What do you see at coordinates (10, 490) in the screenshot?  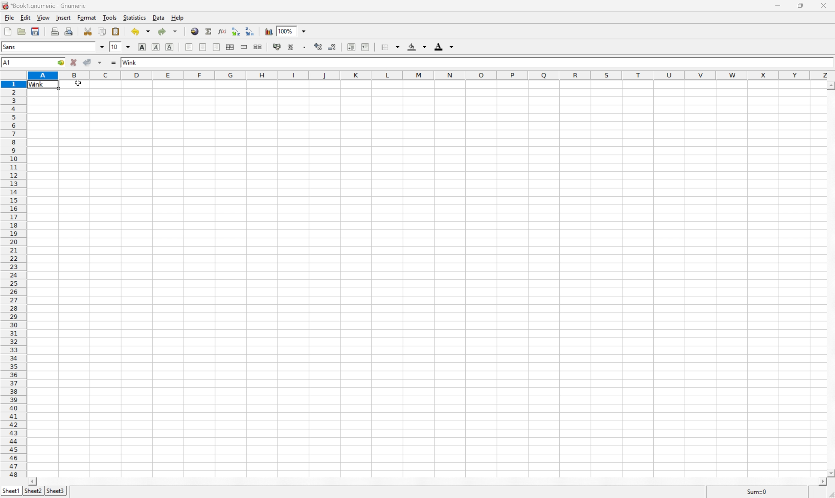 I see `sheet1` at bounding box center [10, 490].